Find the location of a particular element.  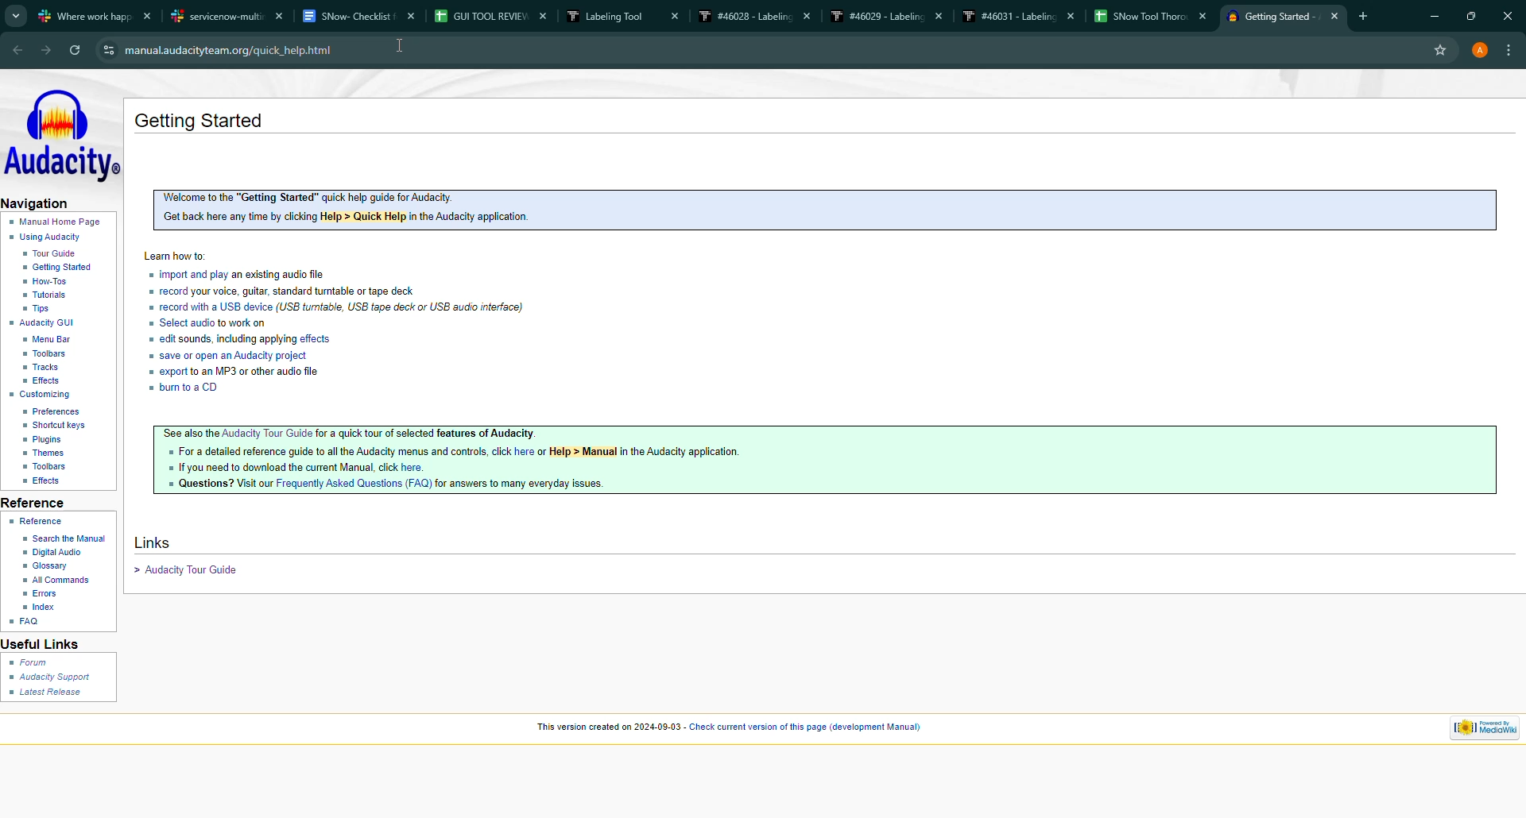

audacity support is located at coordinates (54, 677).